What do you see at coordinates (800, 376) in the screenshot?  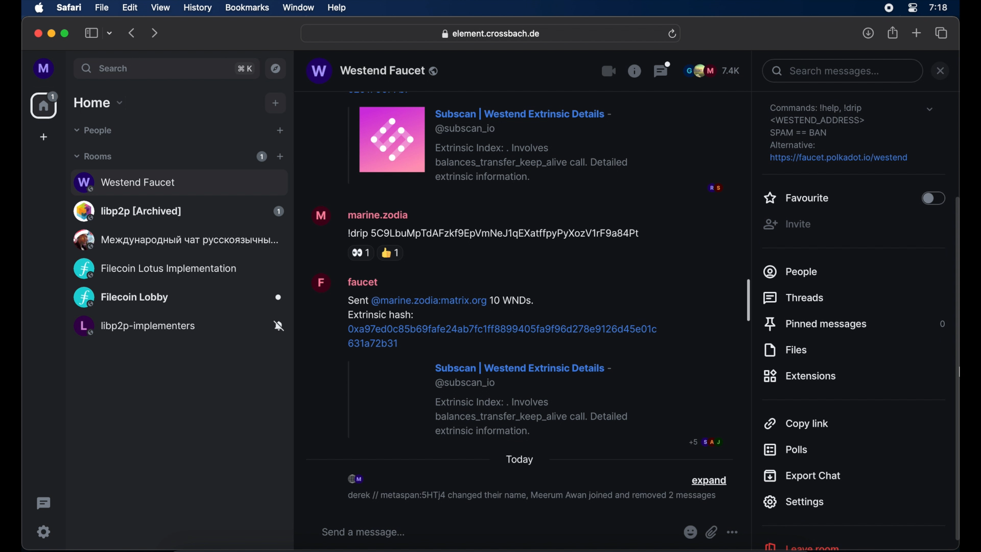 I see `extensions` at bounding box center [800, 376].